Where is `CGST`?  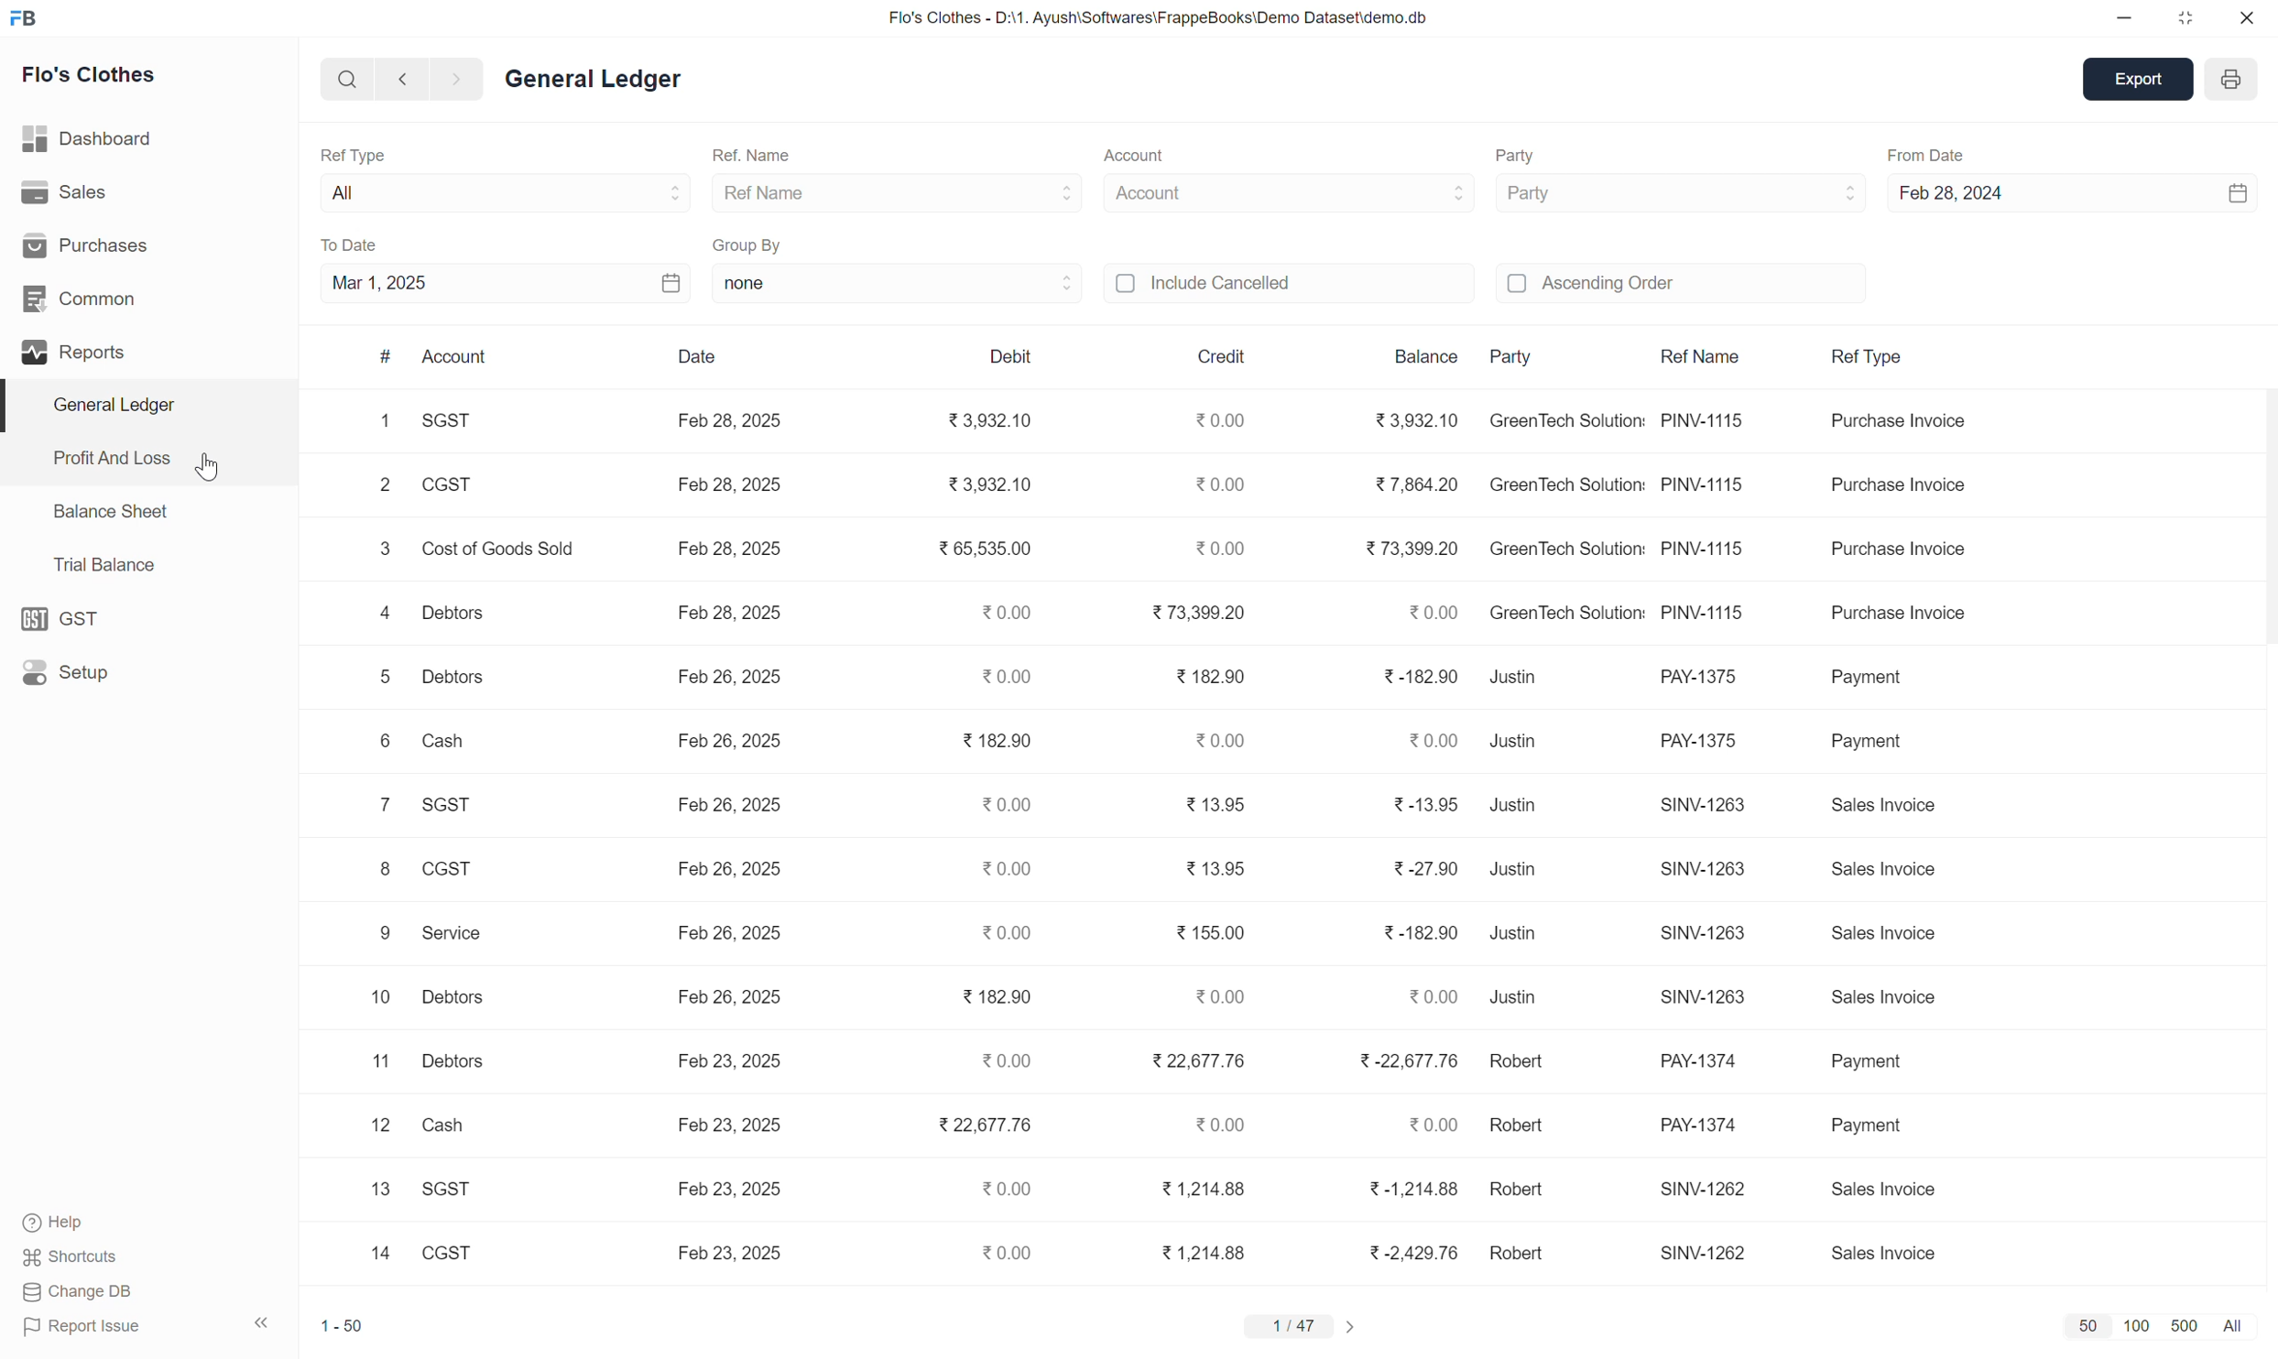
CGST is located at coordinates (457, 486).